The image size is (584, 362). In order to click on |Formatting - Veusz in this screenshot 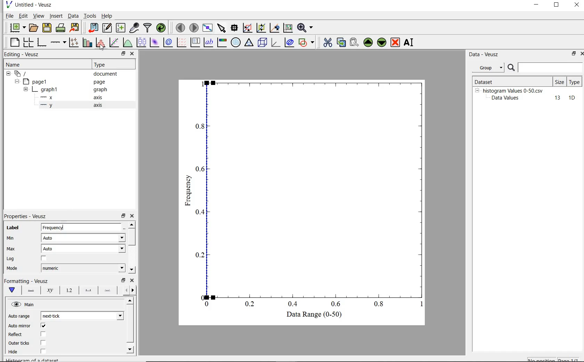, I will do `click(25, 280)`.